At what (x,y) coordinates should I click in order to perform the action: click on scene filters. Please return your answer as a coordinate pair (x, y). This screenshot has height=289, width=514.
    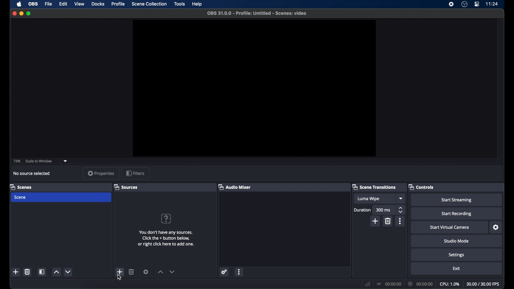
    Looking at the image, I should click on (42, 272).